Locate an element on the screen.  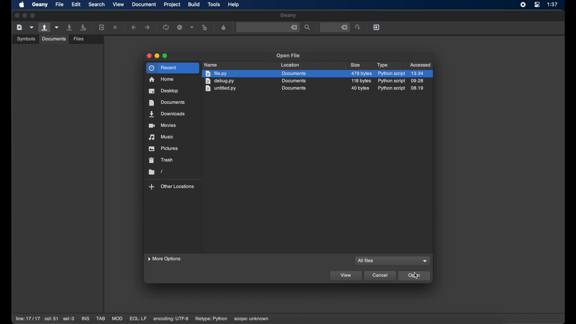
col:51 is located at coordinates (52, 319).